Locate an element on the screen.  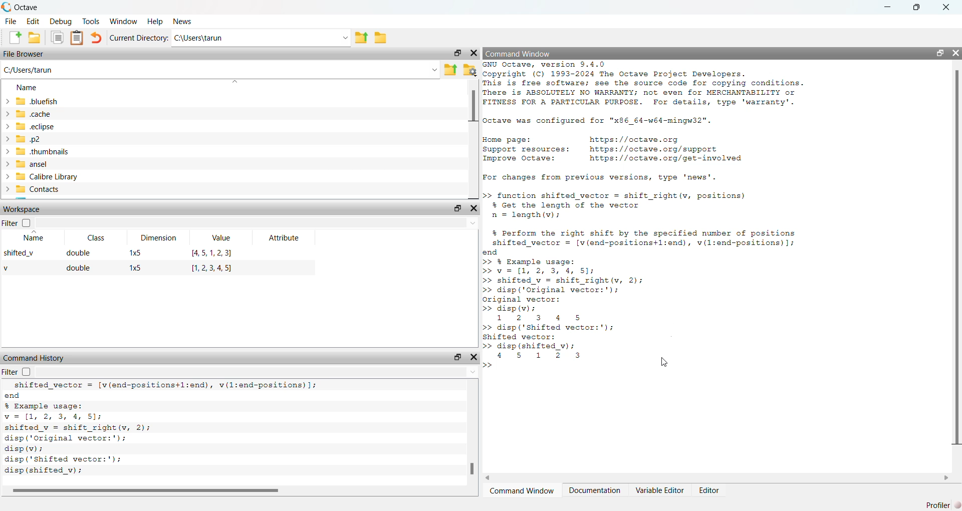
scrollbar is located at coordinates (147, 490).